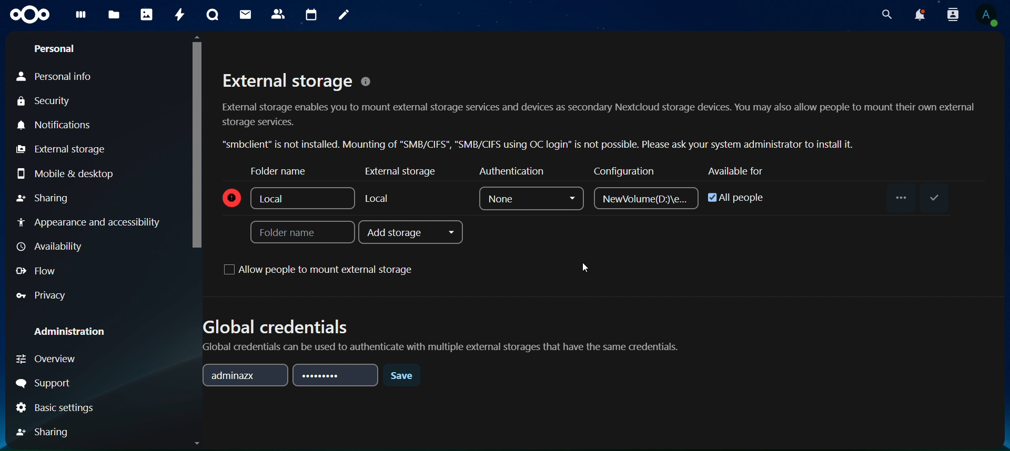 The height and width of the screenshot is (451, 1010). Describe the element at coordinates (284, 172) in the screenshot. I see `folder name` at that location.